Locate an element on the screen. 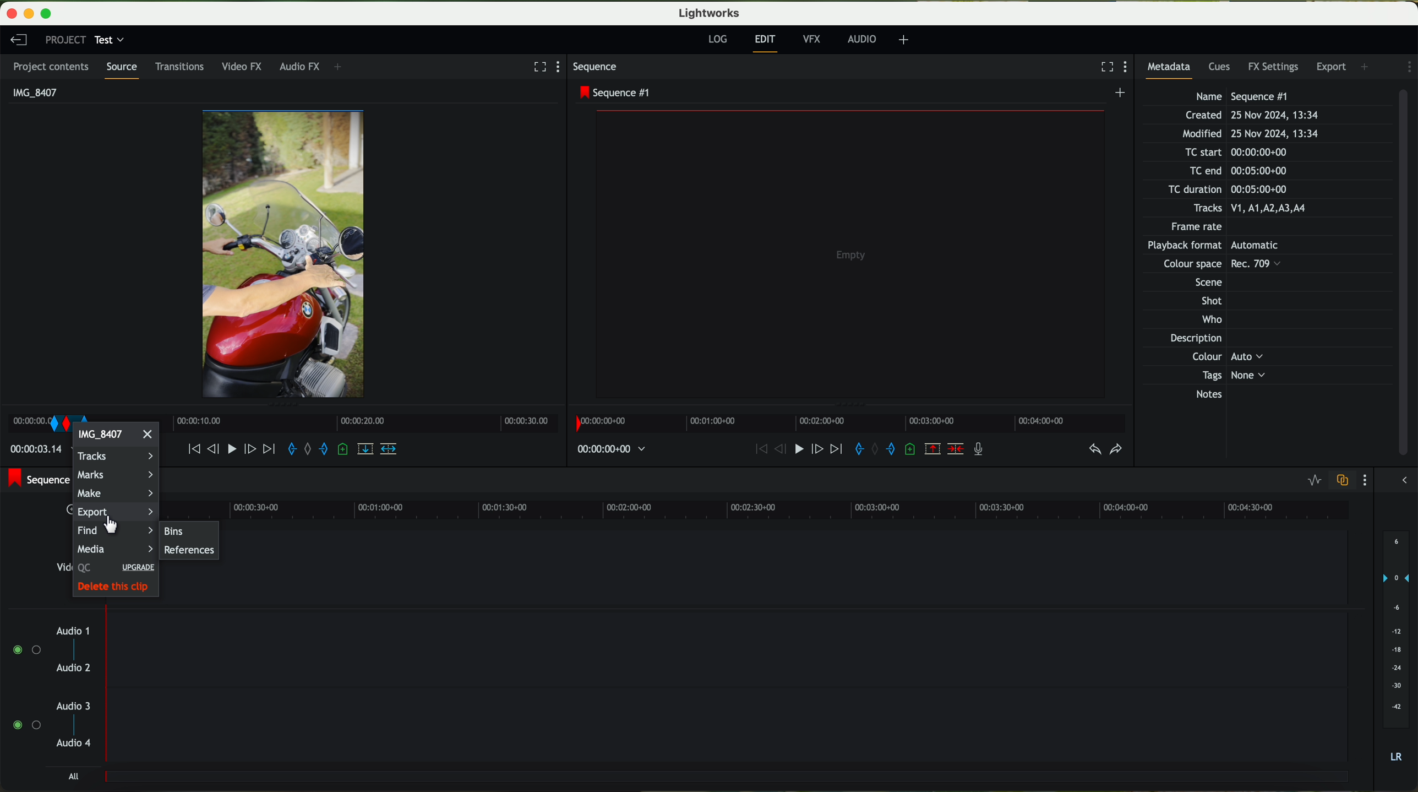 The height and width of the screenshot is (792, 1418). sequence is located at coordinates (599, 68).